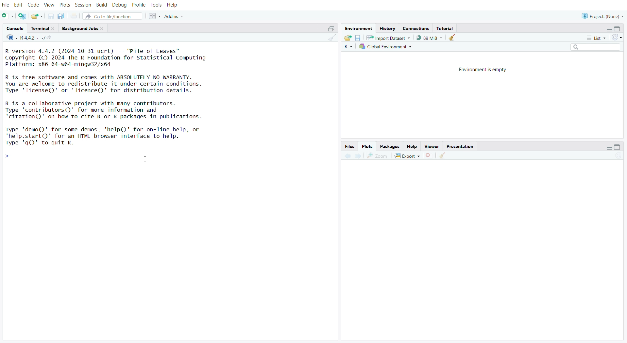 The height and width of the screenshot is (343, 627). What do you see at coordinates (6, 5) in the screenshot?
I see `File` at bounding box center [6, 5].